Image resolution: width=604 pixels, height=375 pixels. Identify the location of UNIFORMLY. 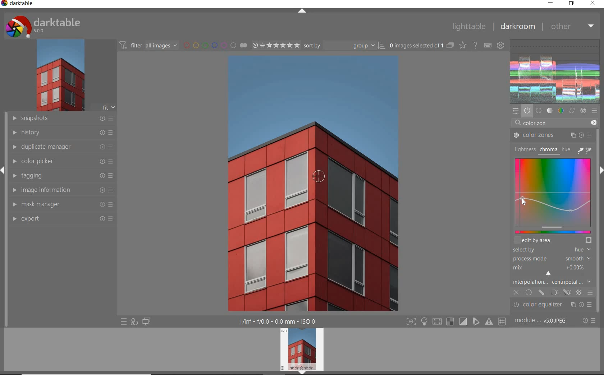
(528, 293).